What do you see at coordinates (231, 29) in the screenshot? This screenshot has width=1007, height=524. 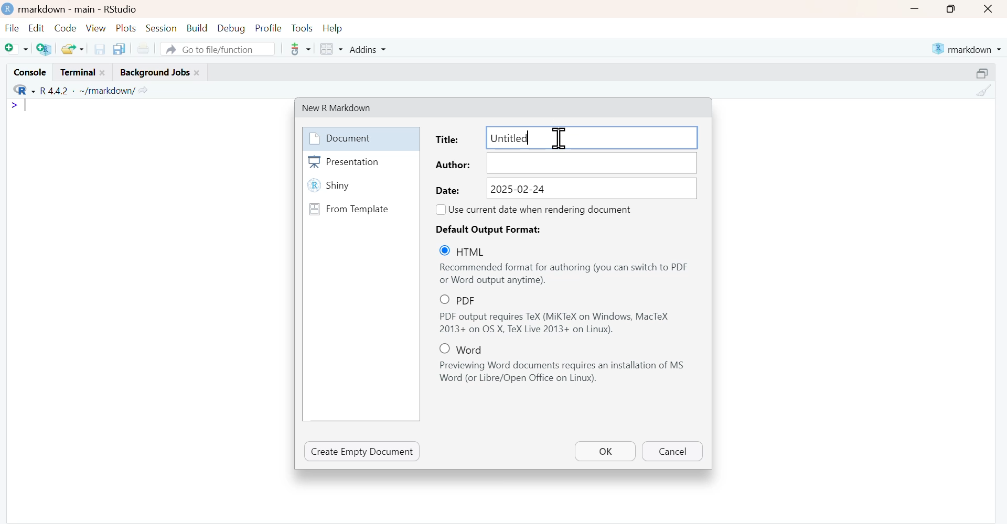 I see `Debug` at bounding box center [231, 29].